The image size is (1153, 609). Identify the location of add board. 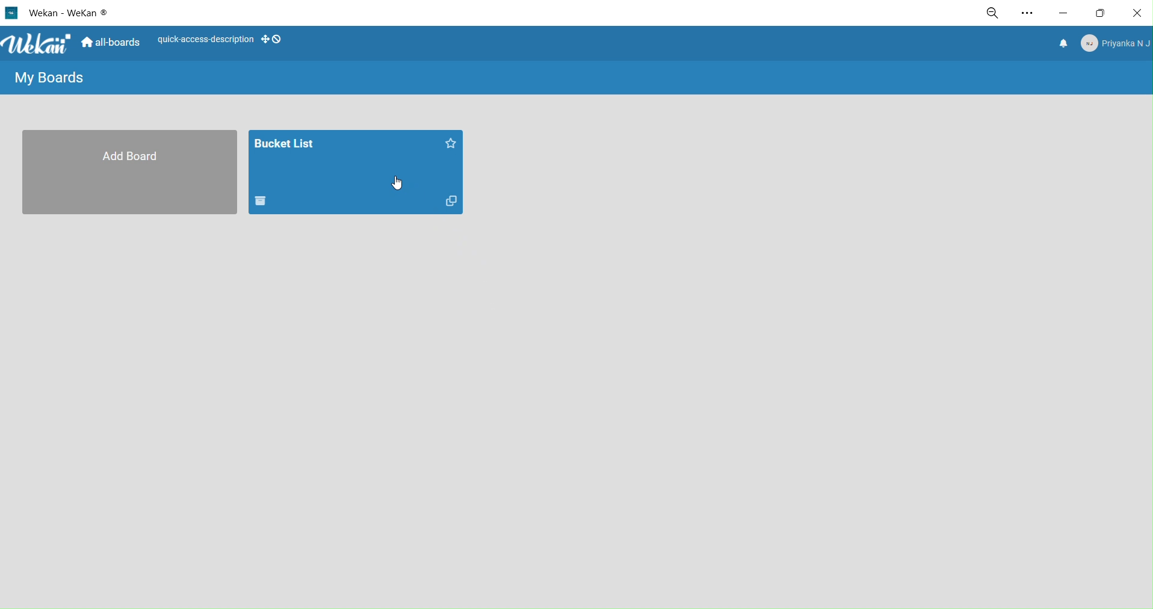
(128, 170).